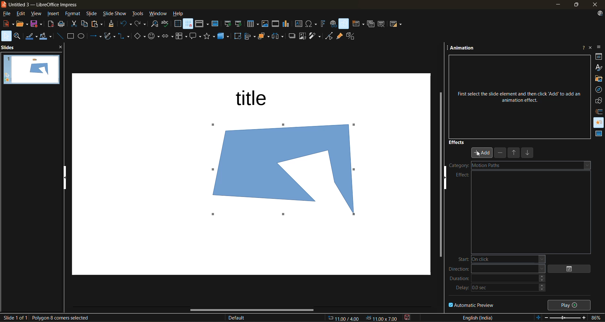 This screenshot has height=322, width=605. What do you see at coordinates (124, 36) in the screenshot?
I see `connectors` at bounding box center [124, 36].